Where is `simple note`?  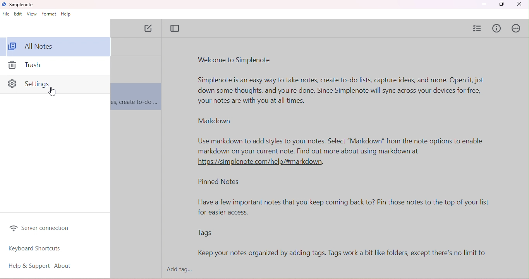
simple note is located at coordinates (19, 5).